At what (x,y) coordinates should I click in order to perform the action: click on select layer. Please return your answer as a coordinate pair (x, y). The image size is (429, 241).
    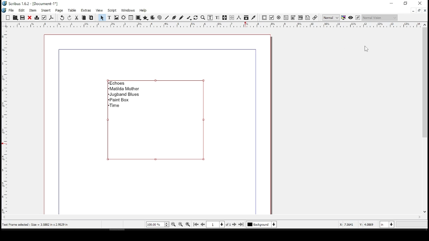
    Looking at the image, I should click on (261, 224).